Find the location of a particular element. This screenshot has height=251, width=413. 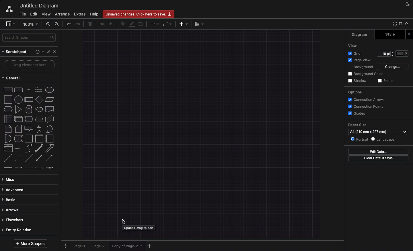

Redo is located at coordinates (77, 24).